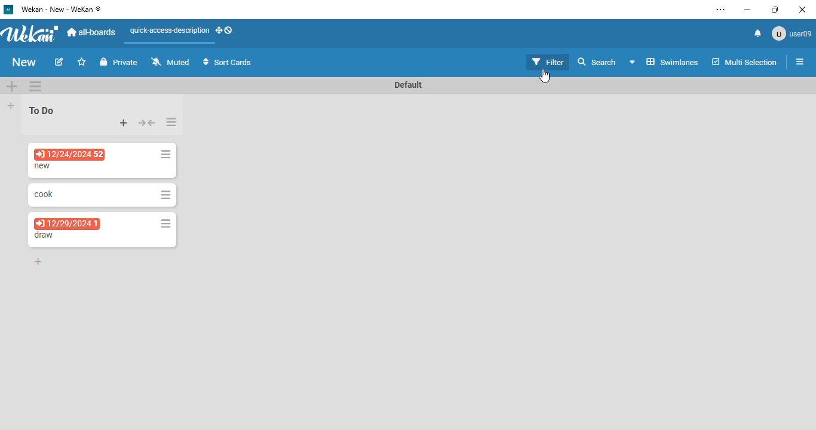 The height and width of the screenshot is (430, 816). I want to click on add card to bottom of the list, so click(38, 262).